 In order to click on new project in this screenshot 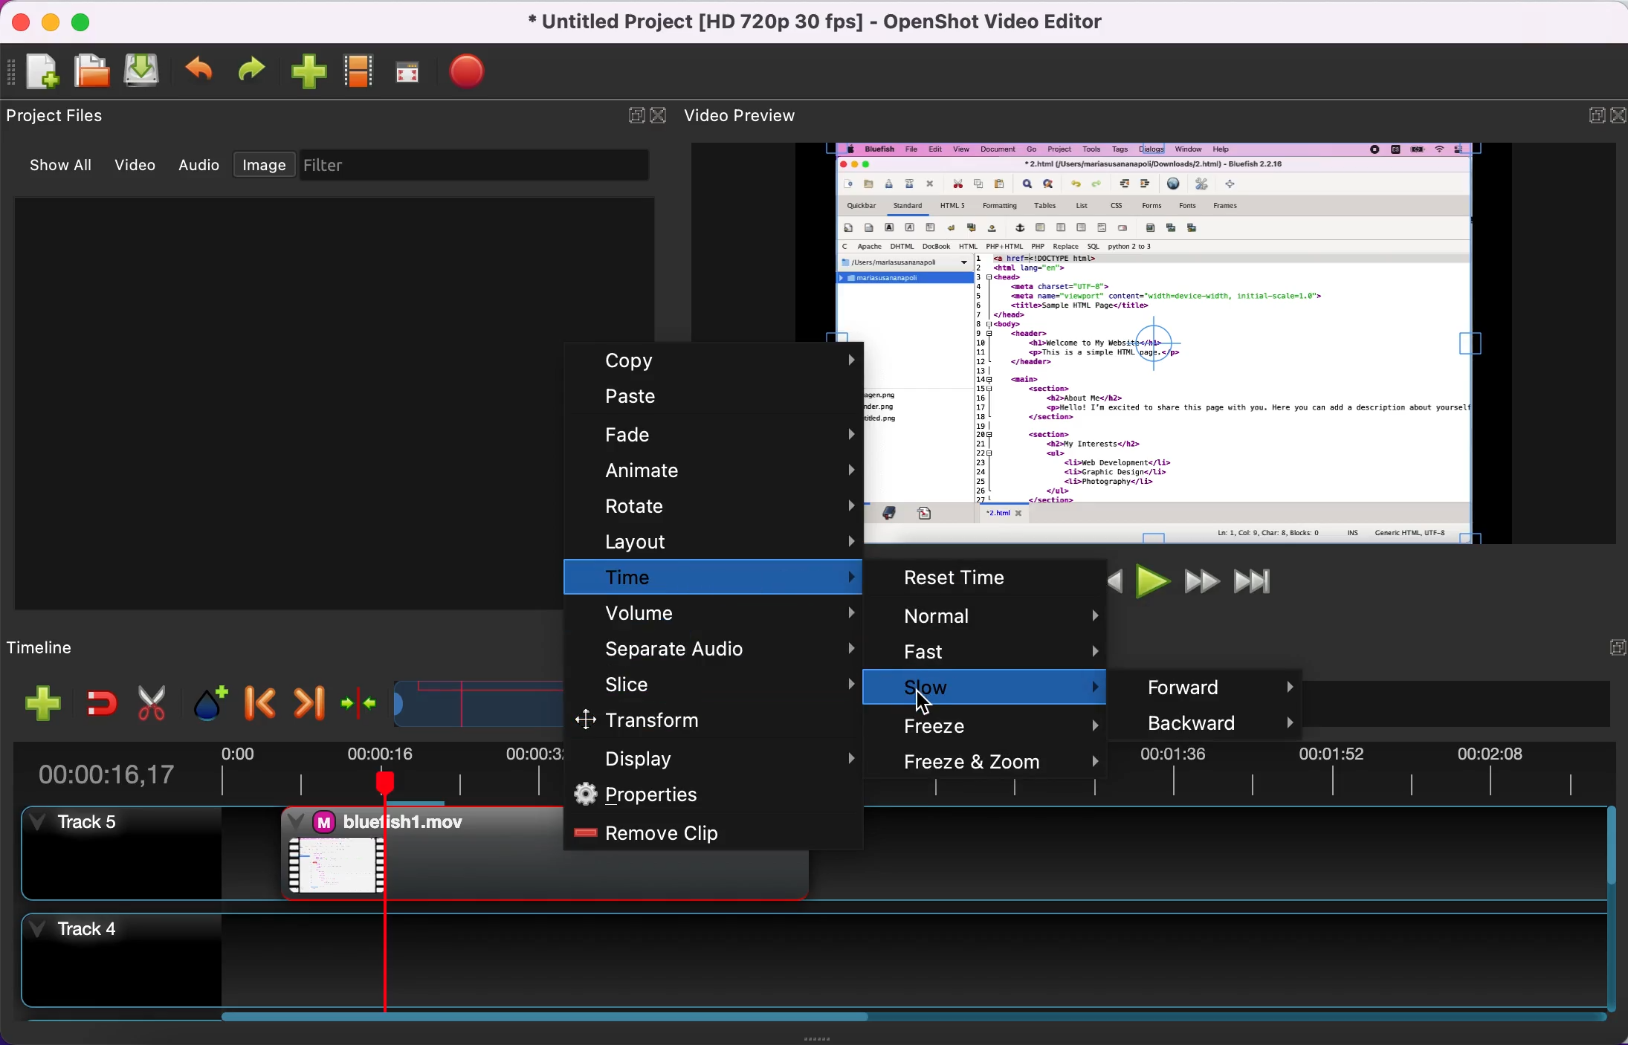, I will do `click(42, 74)`.